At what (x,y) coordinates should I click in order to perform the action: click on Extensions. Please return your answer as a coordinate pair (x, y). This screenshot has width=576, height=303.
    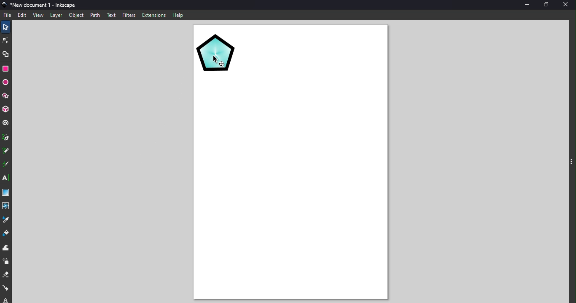
    Looking at the image, I should click on (155, 15).